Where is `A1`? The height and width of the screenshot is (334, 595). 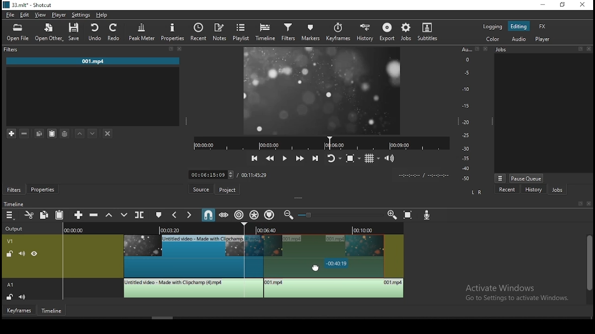
A1 is located at coordinates (13, 117).